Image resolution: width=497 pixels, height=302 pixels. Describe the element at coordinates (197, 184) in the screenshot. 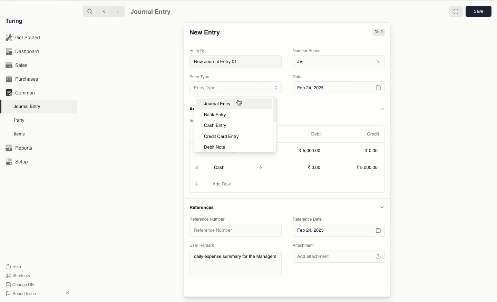

I see `Add` at that location.